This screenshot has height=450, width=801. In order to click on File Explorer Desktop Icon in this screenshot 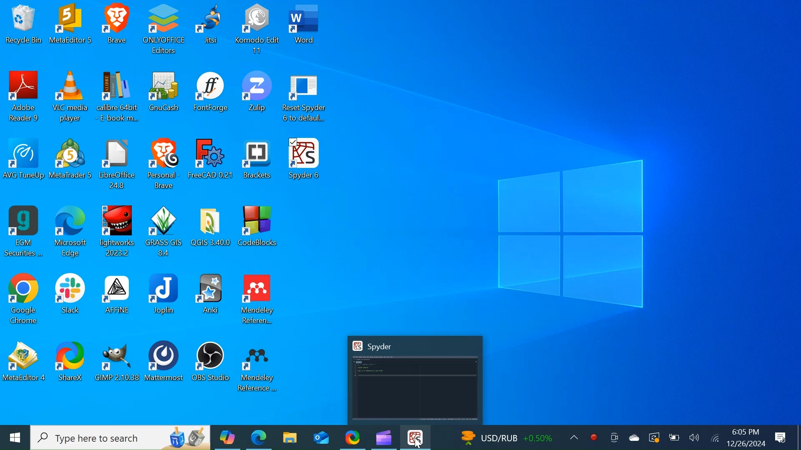, I will do `click(289, 437)`.